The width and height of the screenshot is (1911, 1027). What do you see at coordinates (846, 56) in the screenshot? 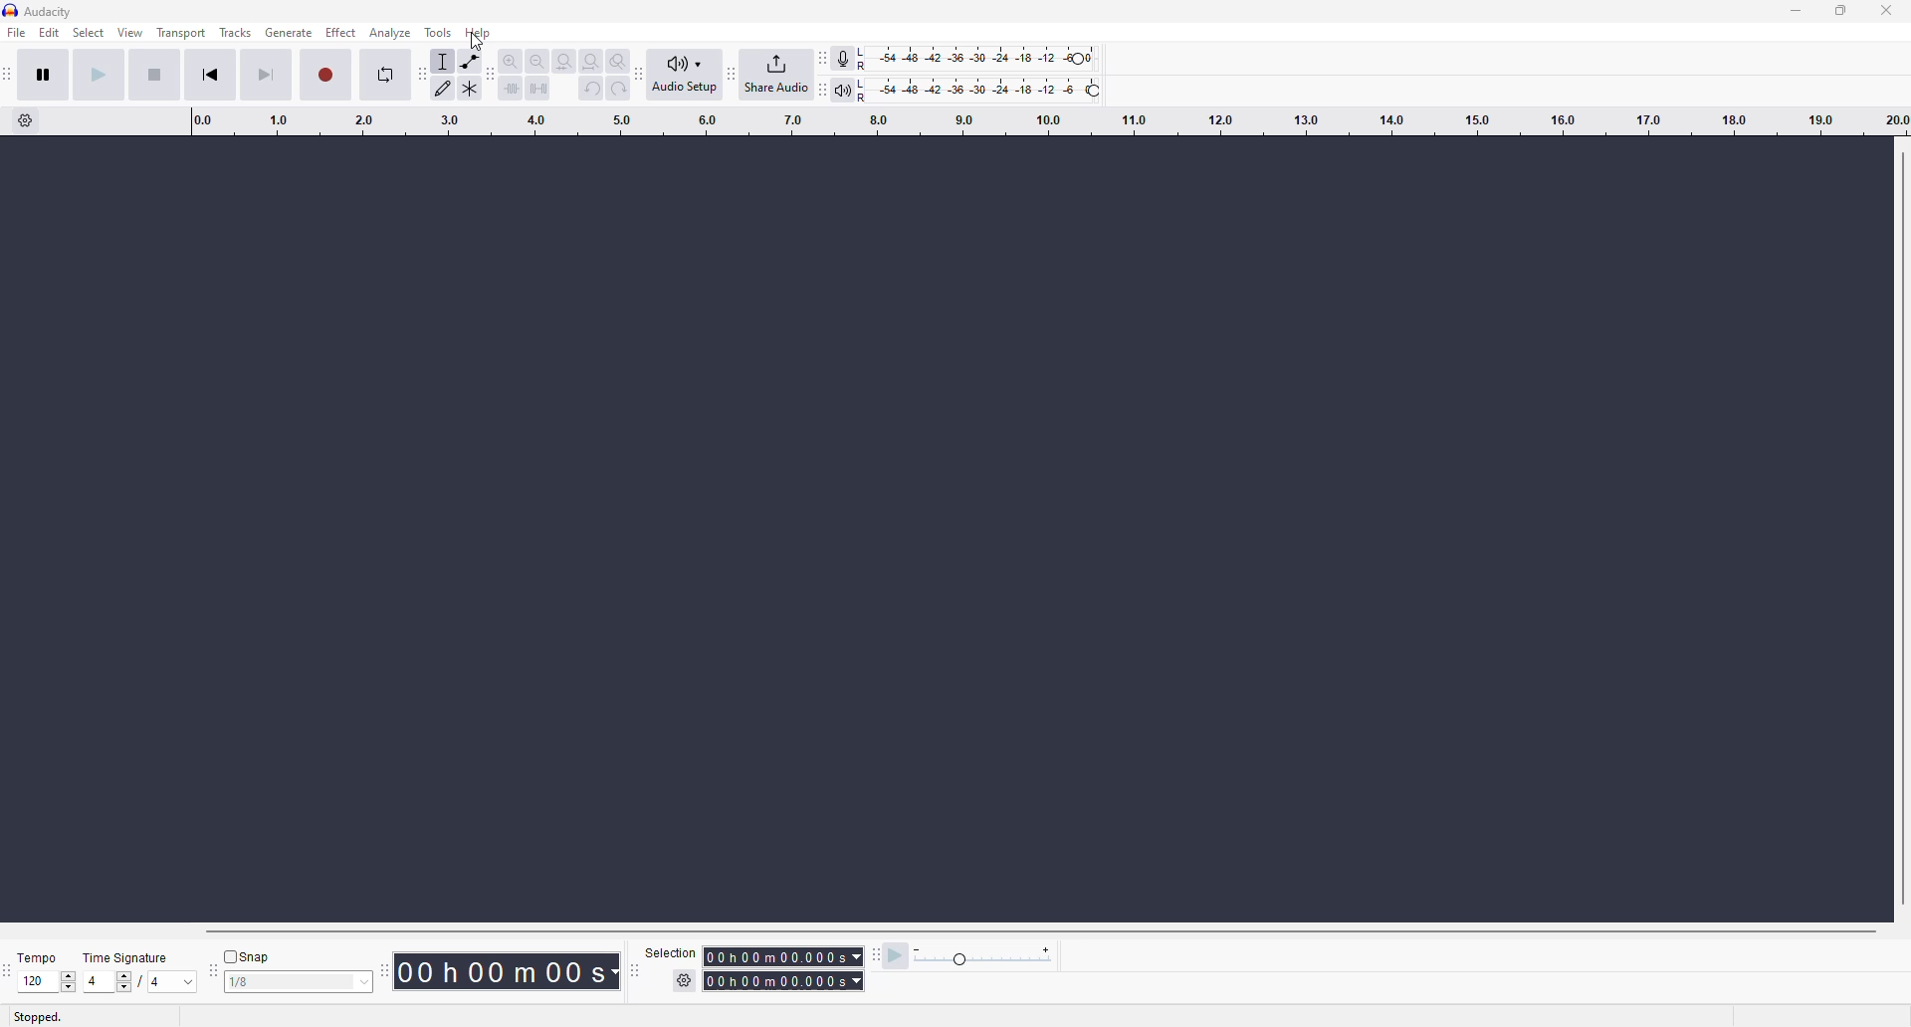
I see `record meter` at bounding box center [846, 56].